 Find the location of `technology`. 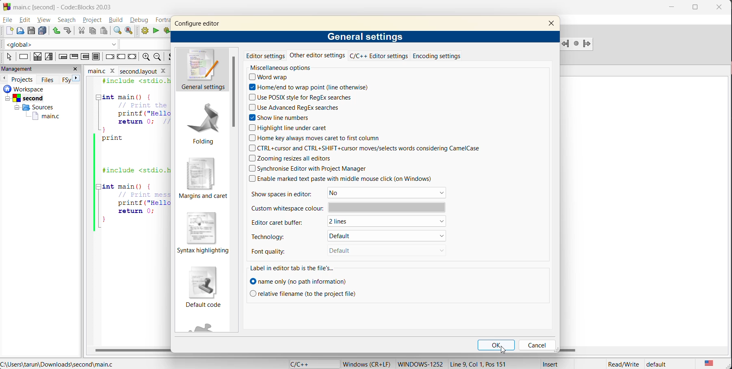

technology is located at coordinates (282, 236).